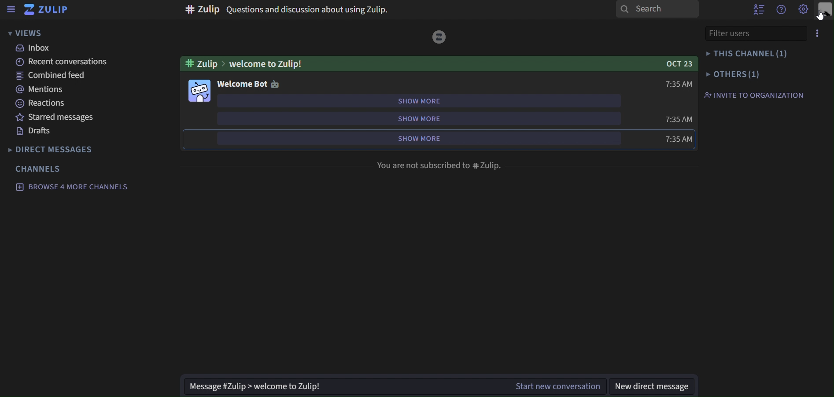 This screenshot has height=397, width=834. I want to click on combined feed, so click(51, 77).